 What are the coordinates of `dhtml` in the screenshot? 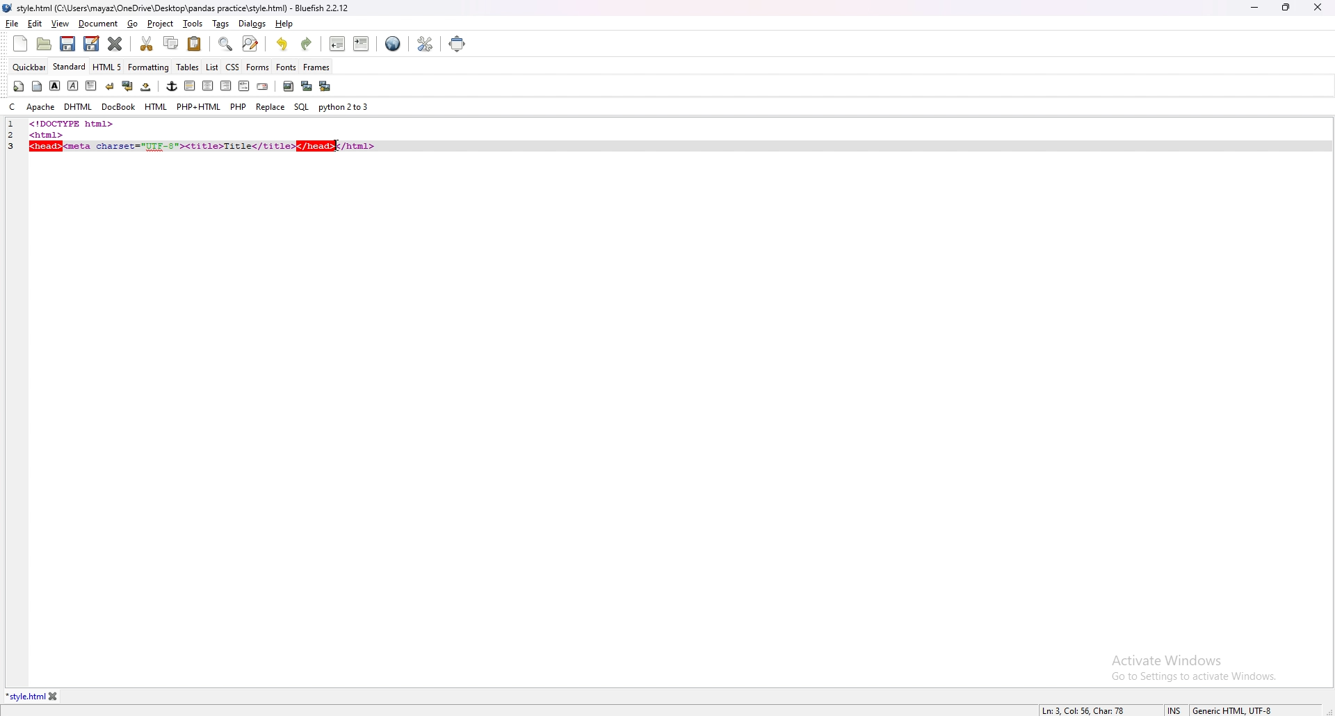 It's located at (78, 108).